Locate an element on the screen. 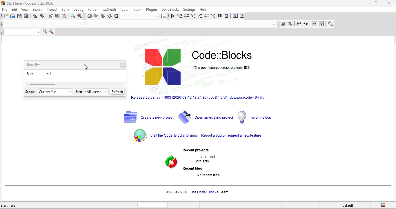 Image resolution: width=396 pixels, height=209 pixels. debugging window is located at coordinates (236, 16).